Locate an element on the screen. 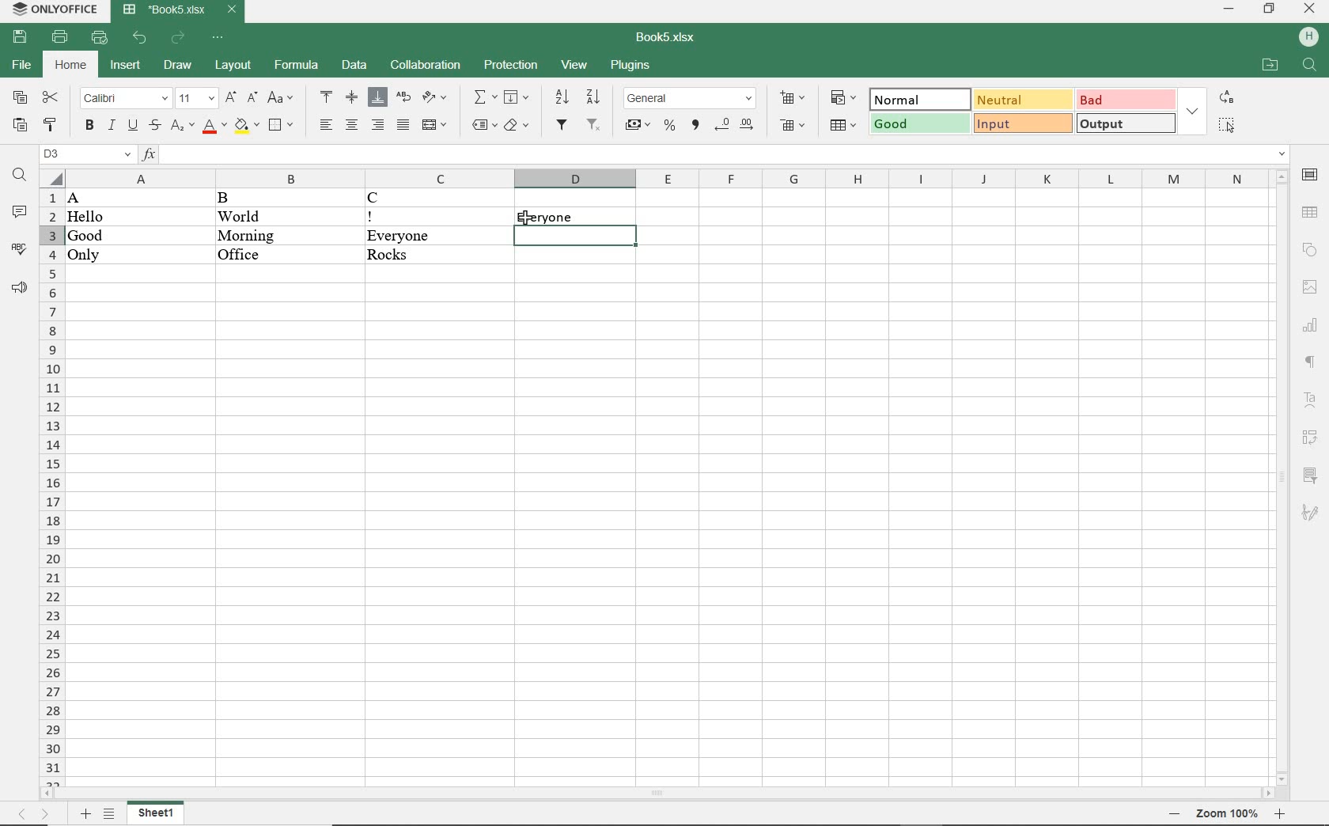 The width and height of the screenshot is (1329, 826). remove filter is located at coordinates (595, 127).